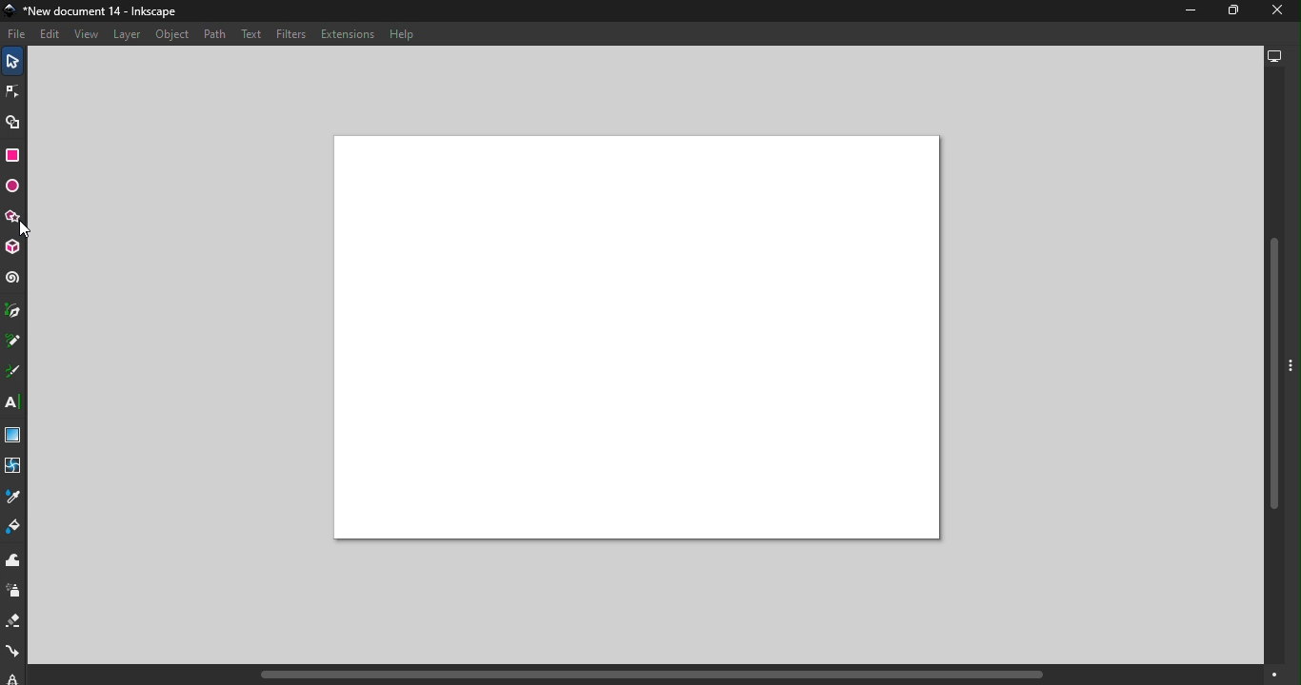 This screenshot has width=1301, height=685. I want to click on Layer, so click(123, 34).